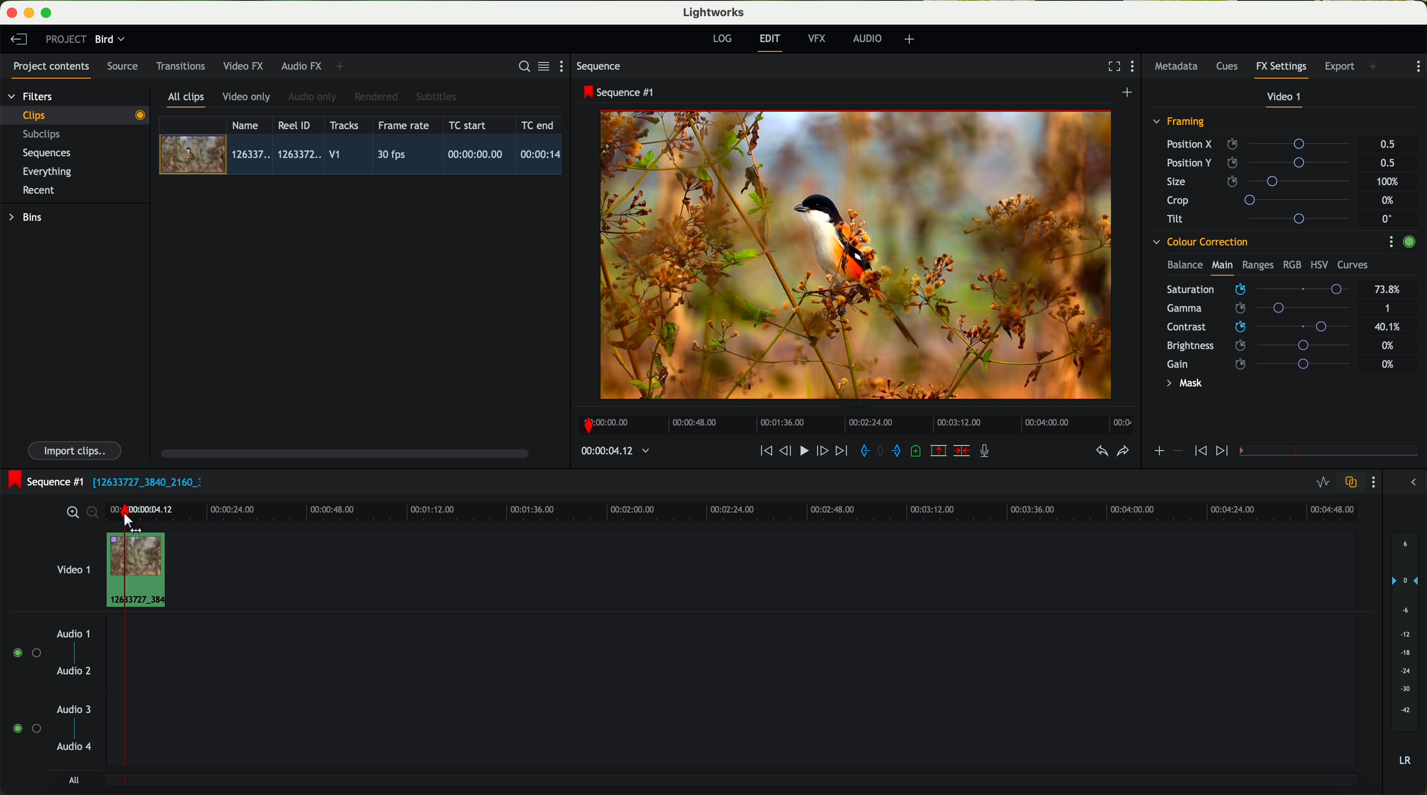 The image size is (1427, 795). Describe the element at coordinates (819, 39) in the screenshot. I see `VFX` at that location.